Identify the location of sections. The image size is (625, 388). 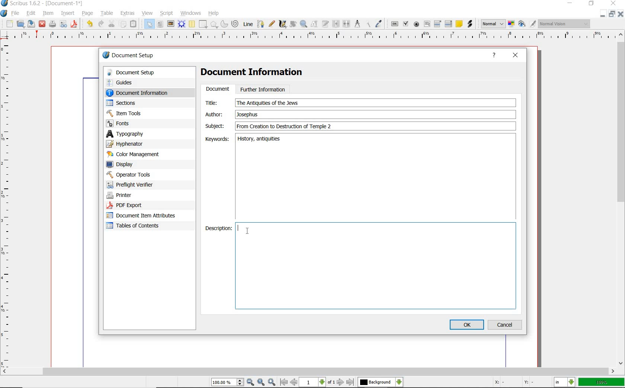
(137, 103).